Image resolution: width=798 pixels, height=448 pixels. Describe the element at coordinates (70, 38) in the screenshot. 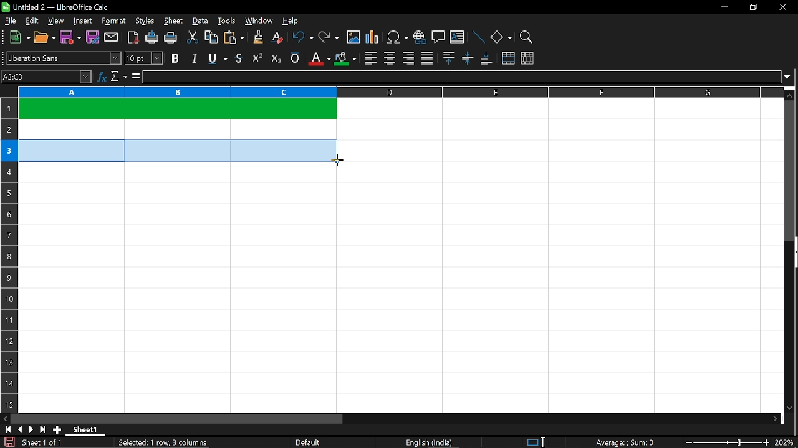

I see `save` at that location.